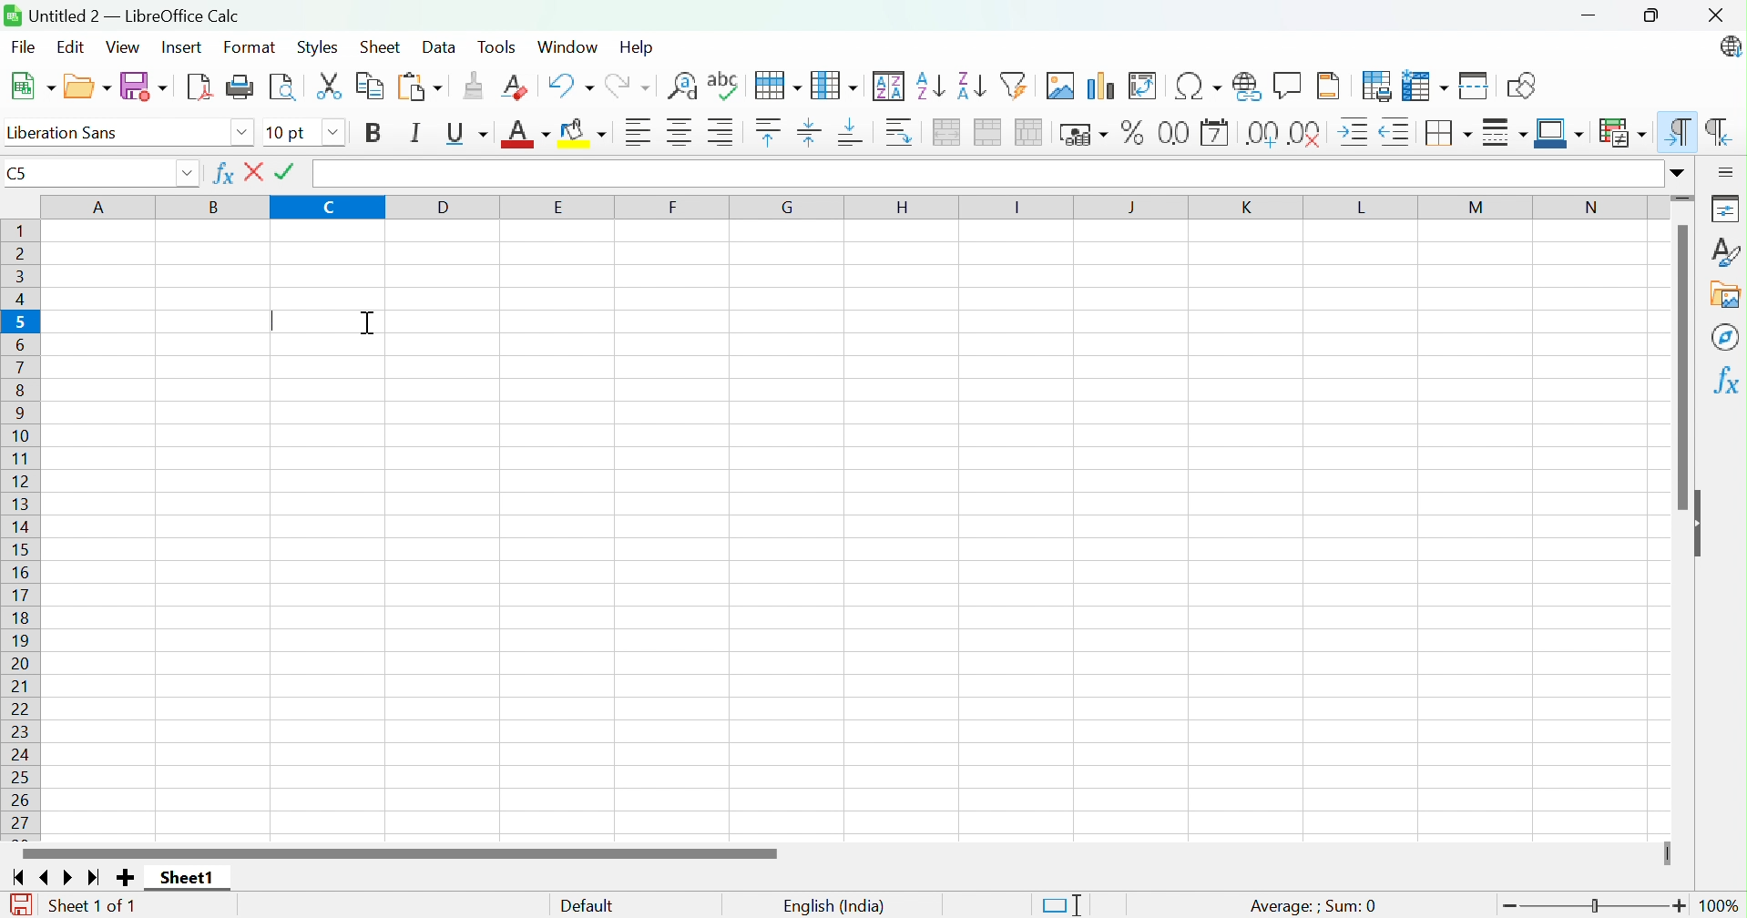 This screenshot has height=918, width=1747. I want to click on Input line, so click(987, 175).